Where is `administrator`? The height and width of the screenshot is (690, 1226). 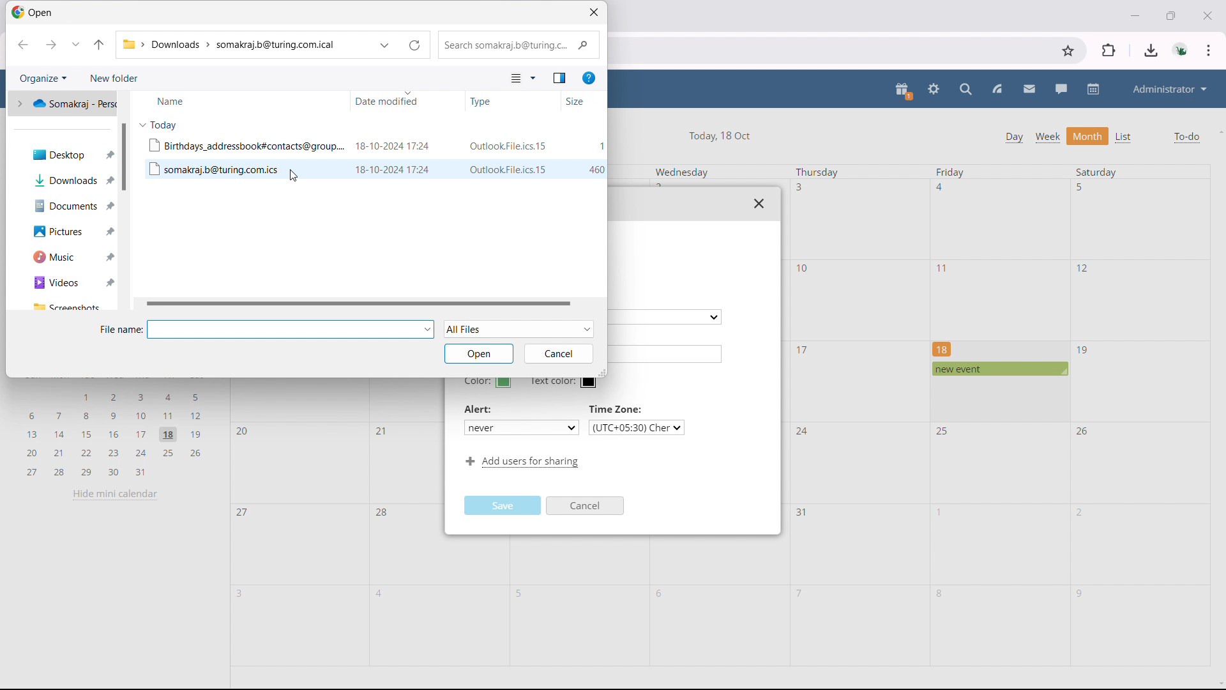 administrator is located at coordinates (1169, 89).